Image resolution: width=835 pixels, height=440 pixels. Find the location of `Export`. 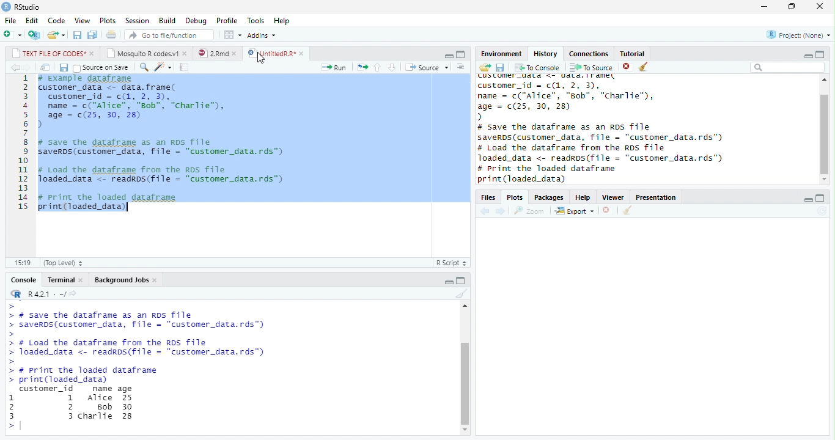

Export is located at coordinates (574, 211).